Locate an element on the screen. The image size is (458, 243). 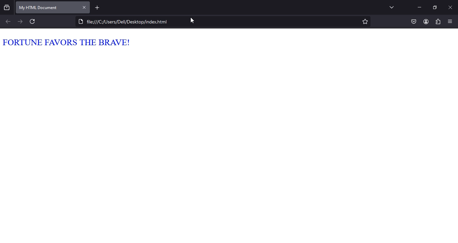
minimize is located at coordinates (420, 7).